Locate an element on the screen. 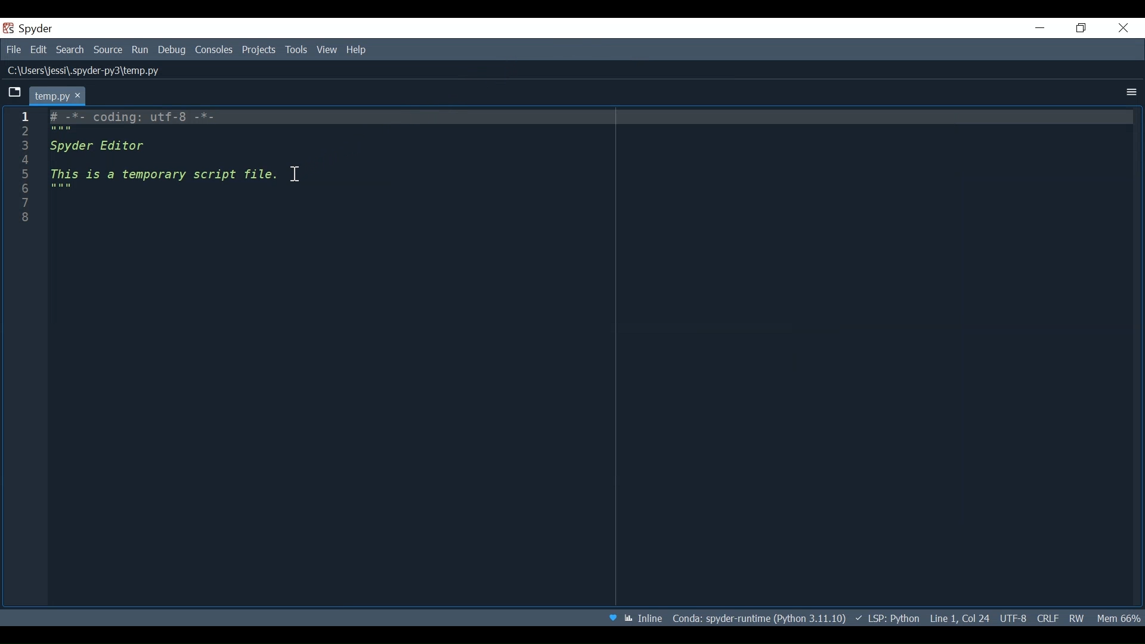 This screenshot has width=1145, height=644. Toggle between inline and interactive Matplotlib plotting is located at coordinates (643, 618).